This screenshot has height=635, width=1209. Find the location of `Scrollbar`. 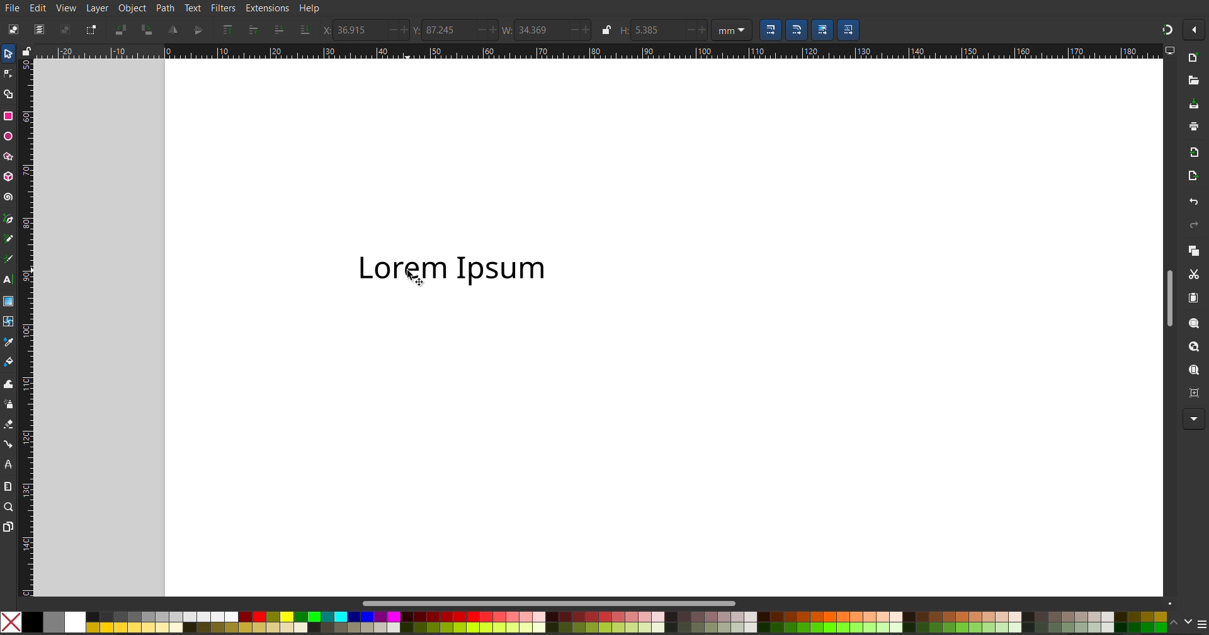

Scrollbar is located at coordinates (553, 602).